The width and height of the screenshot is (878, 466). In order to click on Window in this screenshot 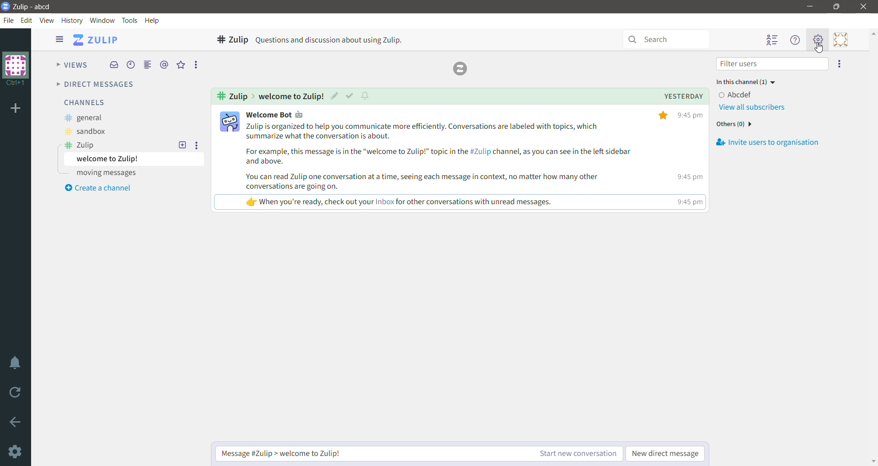, I will do `click(102, 20)`.